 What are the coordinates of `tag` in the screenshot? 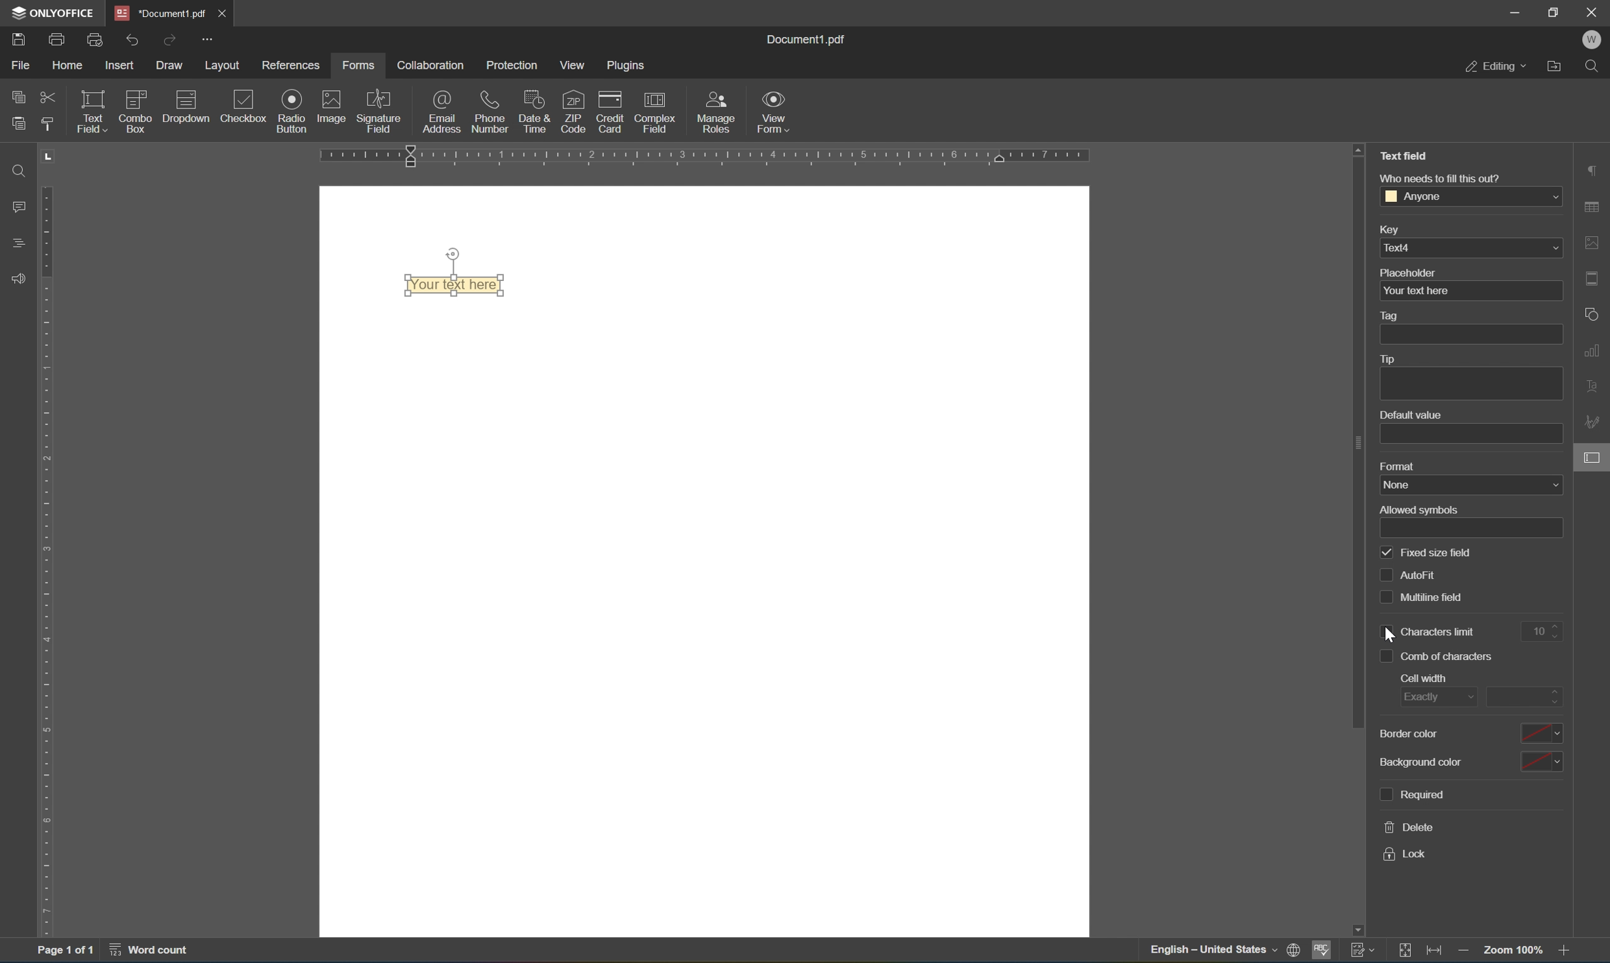 It's located at (1391, 315).